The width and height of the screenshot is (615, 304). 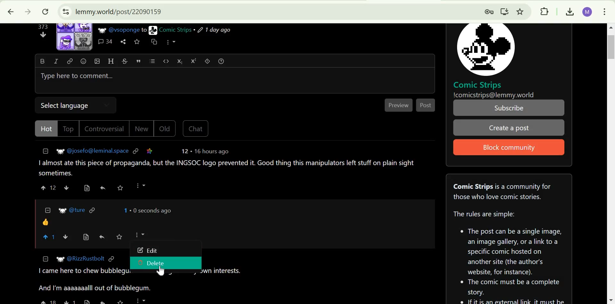 What do you see at coordinates (70, 301) in the screenshot?
I see `downvote` at bounding box center [70, 301].